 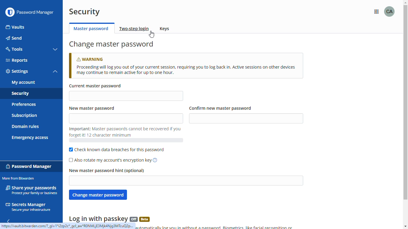 What do you see at coordinates (14, 49) in the screenshot?
I see `tools` at bounding box center [14, 49].